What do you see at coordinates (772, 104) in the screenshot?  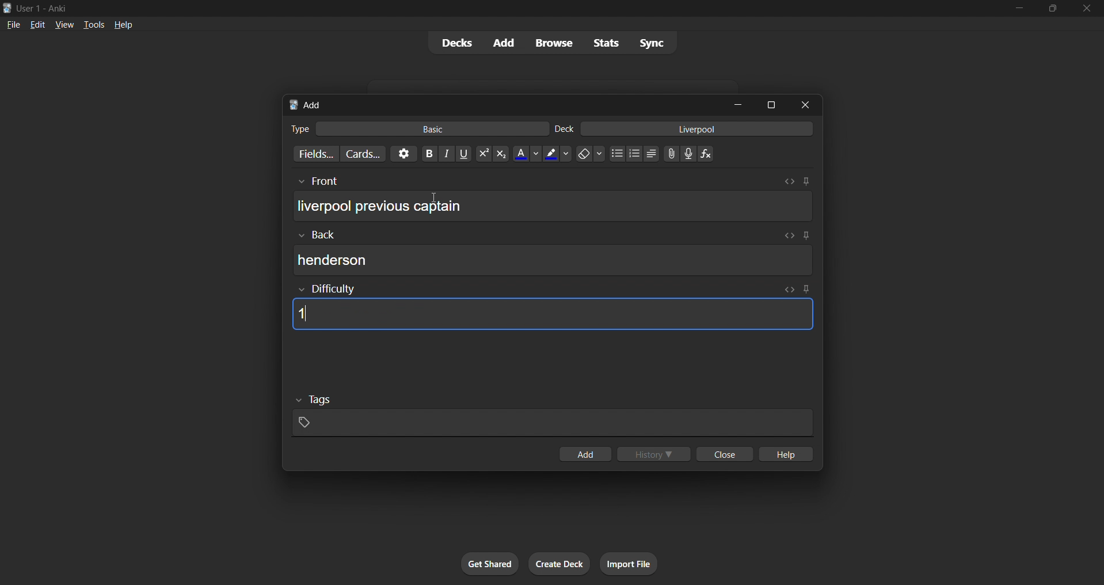 I see `maximize` at bounding box center [772, 104].